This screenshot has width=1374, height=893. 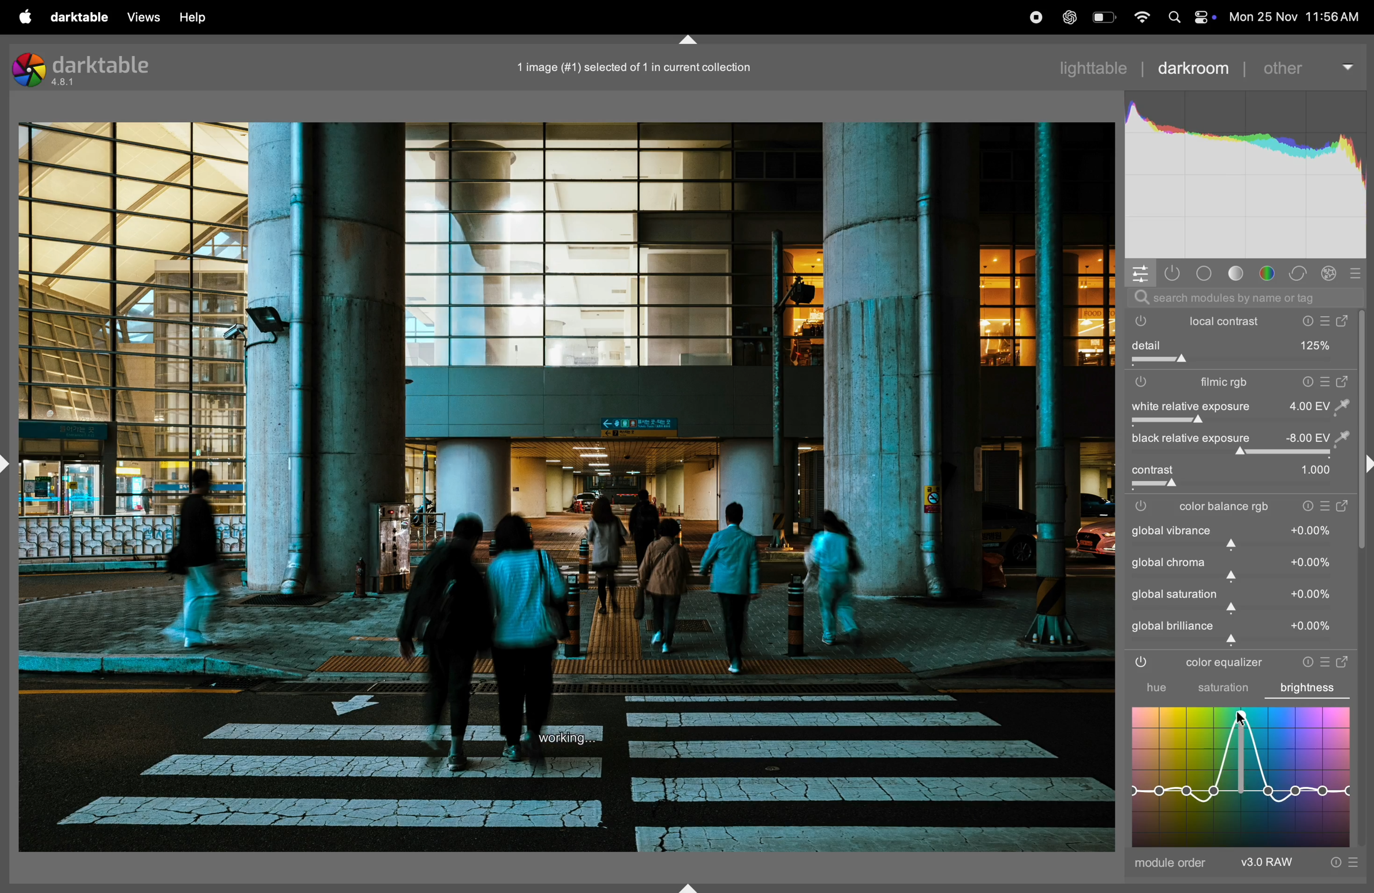 I want to click on search bar, so click(x=1241, y=297).